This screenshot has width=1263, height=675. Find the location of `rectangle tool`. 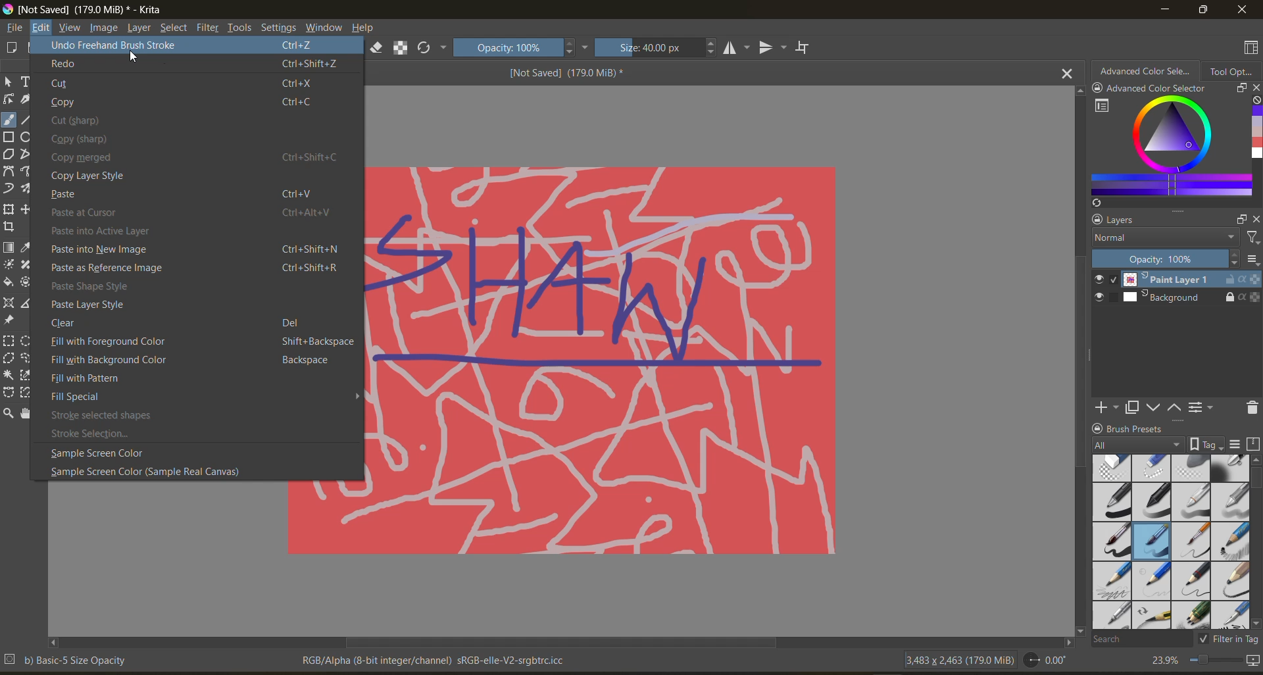

rectangle tool is located at coordinates (9, 137).